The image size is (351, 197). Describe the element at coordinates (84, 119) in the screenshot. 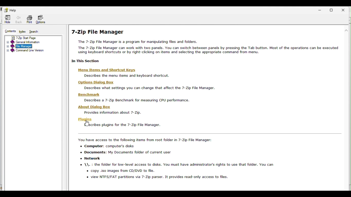

I see `plugins` at that location.